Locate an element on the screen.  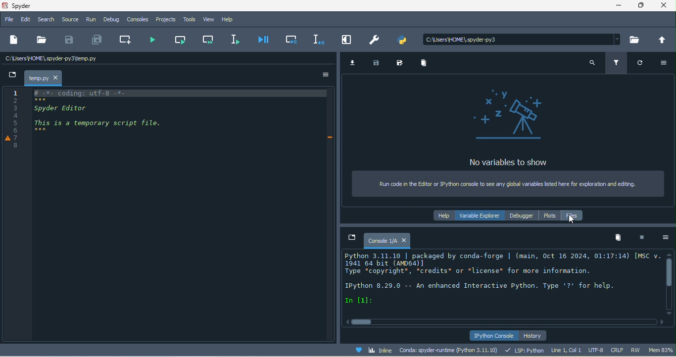
maximize is located at coordinates (639, 6).